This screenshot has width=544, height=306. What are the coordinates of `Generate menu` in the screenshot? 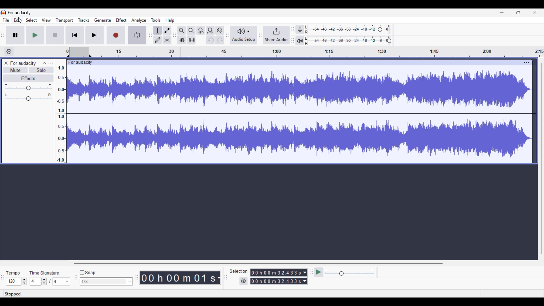 It's located at (103, 20).